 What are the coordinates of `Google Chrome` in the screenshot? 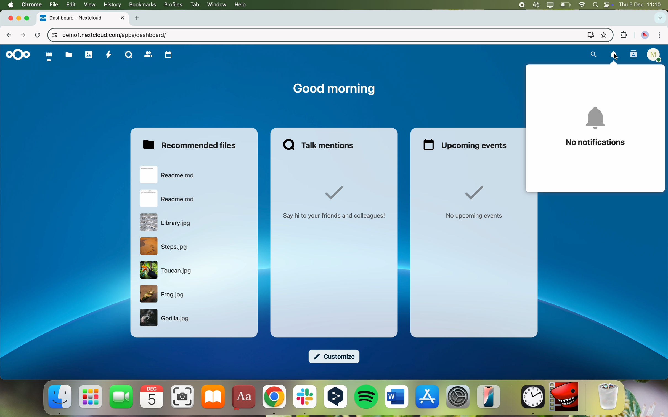 It's located at (274, 400).